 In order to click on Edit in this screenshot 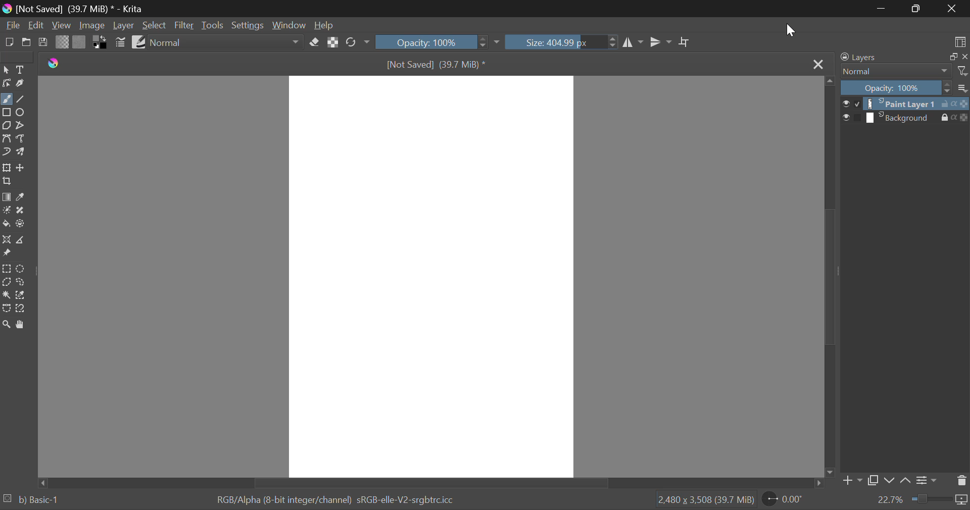, I will do `click(37, 25)`.